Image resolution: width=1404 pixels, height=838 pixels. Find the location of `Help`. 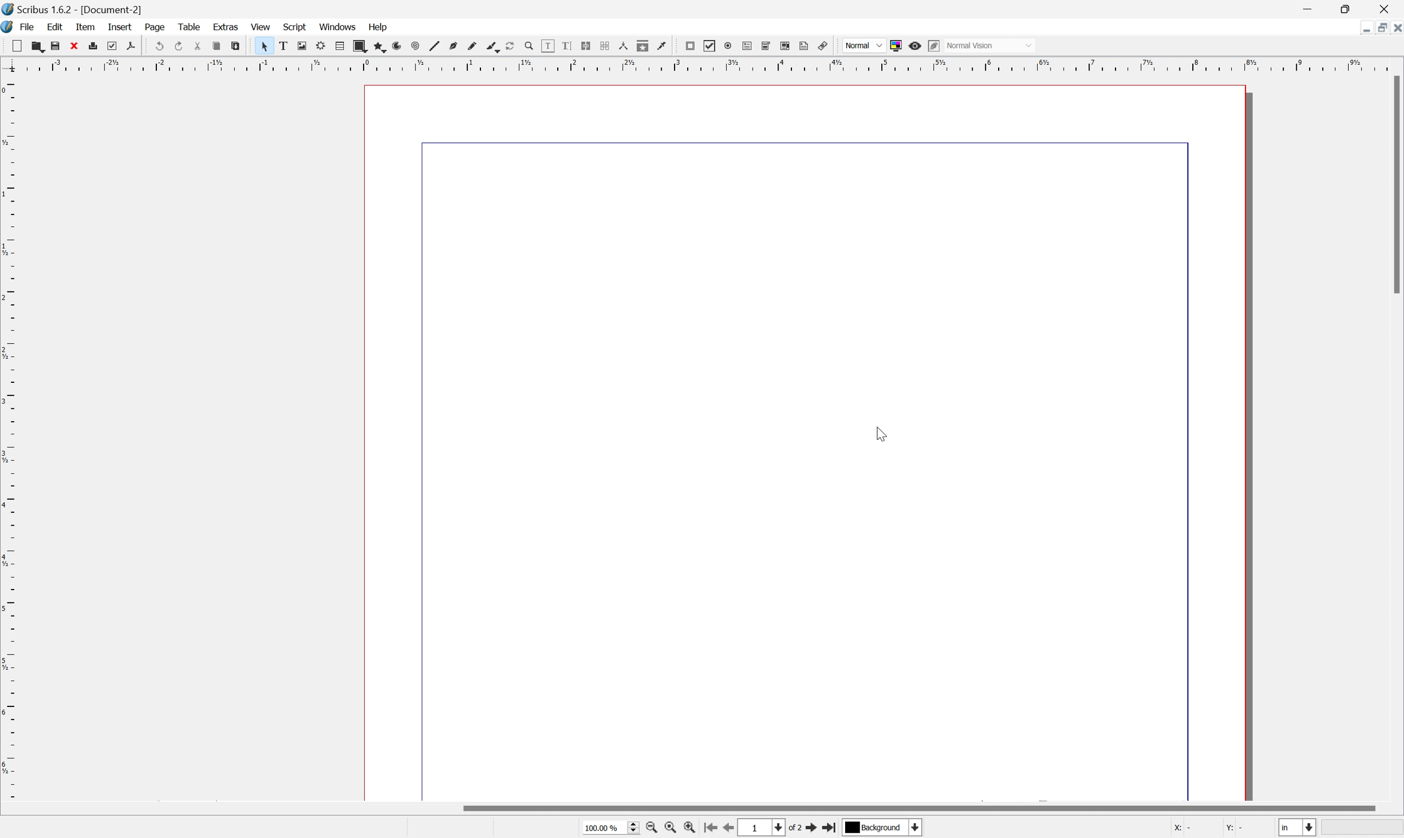

Help is located at coordinates (377, 27).